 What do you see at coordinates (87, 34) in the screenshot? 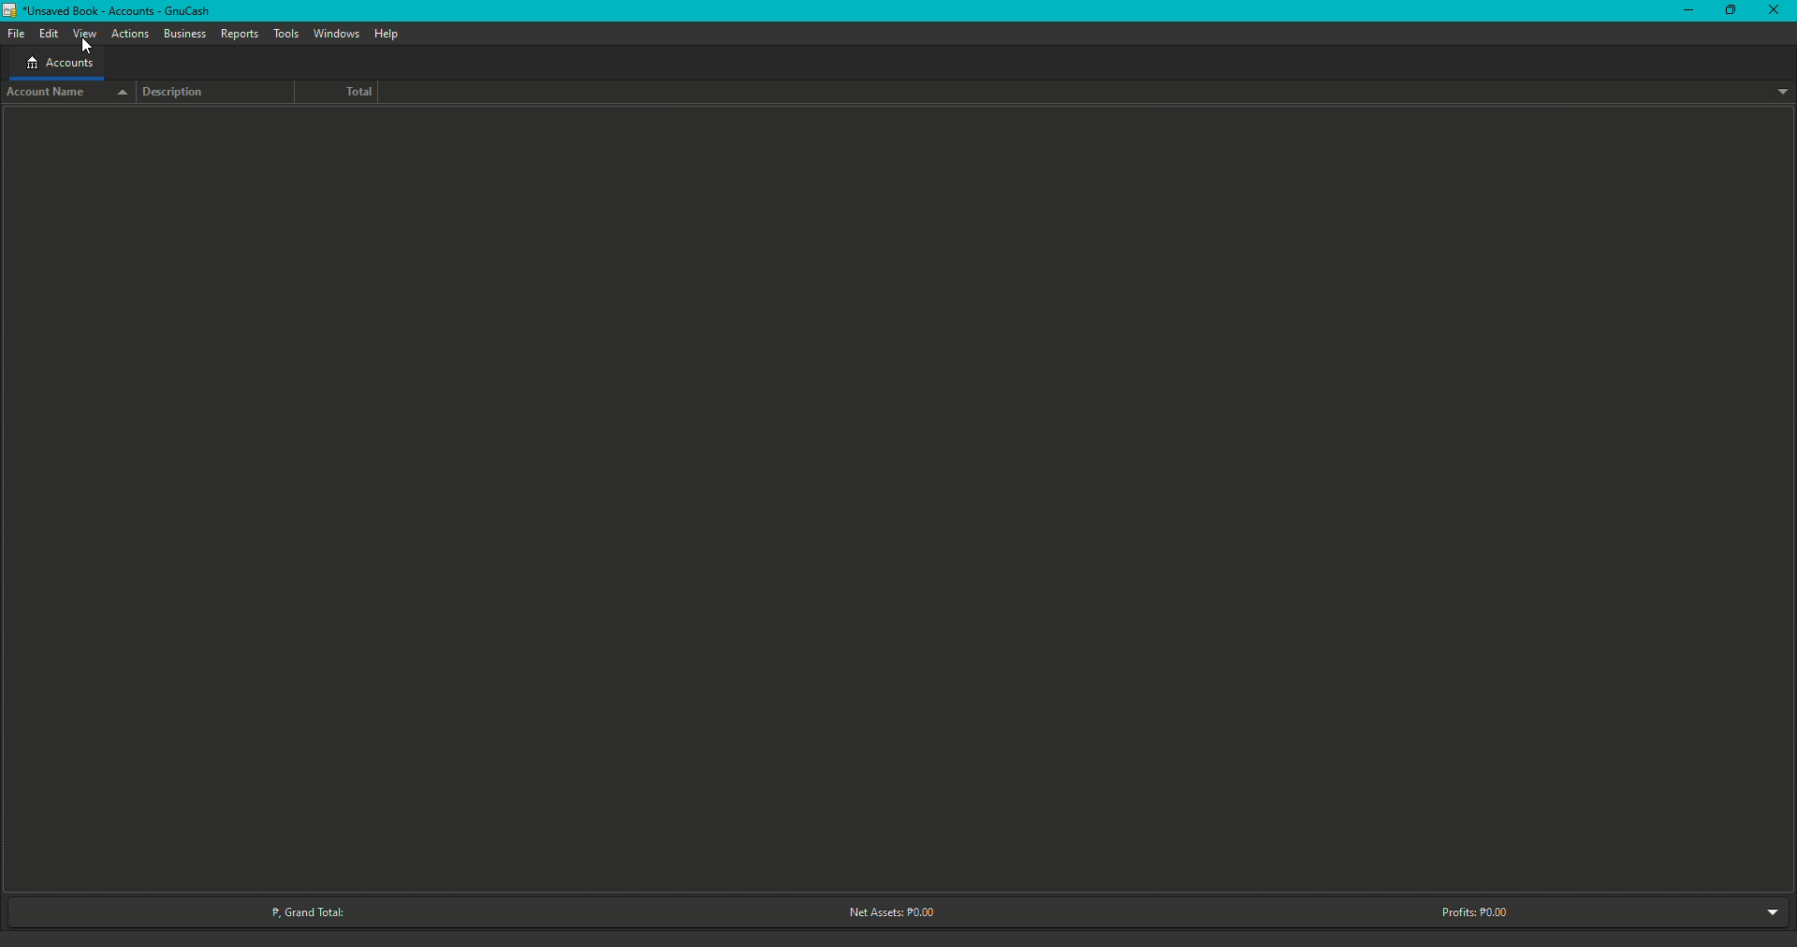
I see `View` at bounding box center [87, 34].